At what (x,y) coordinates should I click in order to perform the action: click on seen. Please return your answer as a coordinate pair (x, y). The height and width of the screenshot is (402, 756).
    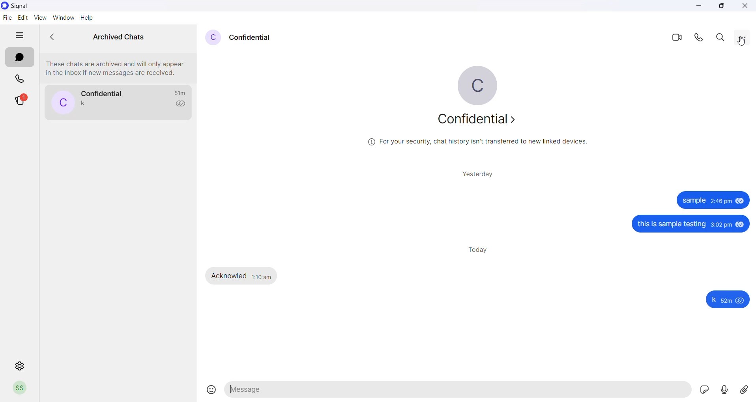
    Looking at the image, I should click on (741, 224).